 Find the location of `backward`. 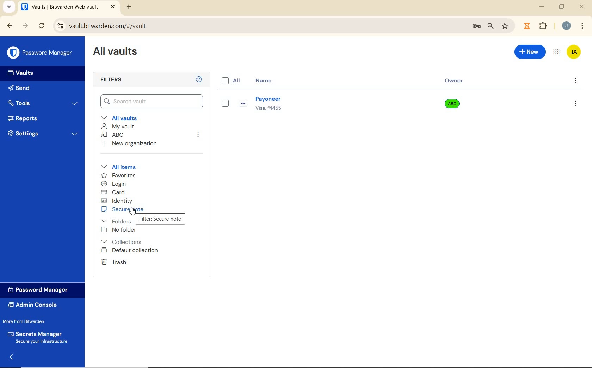

backward is located at coordinates (10, 26).